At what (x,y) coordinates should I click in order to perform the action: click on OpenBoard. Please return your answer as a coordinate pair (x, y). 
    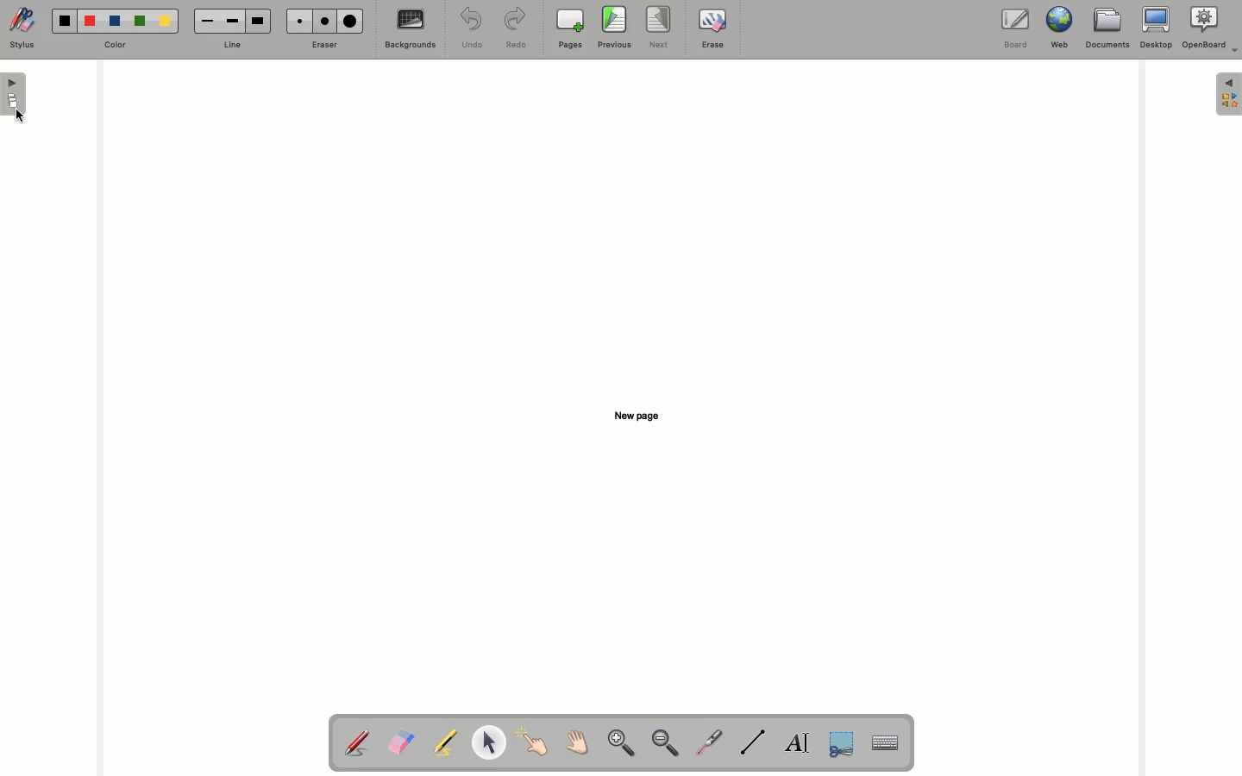
    Looking at the image, I should click on (1211, 28).